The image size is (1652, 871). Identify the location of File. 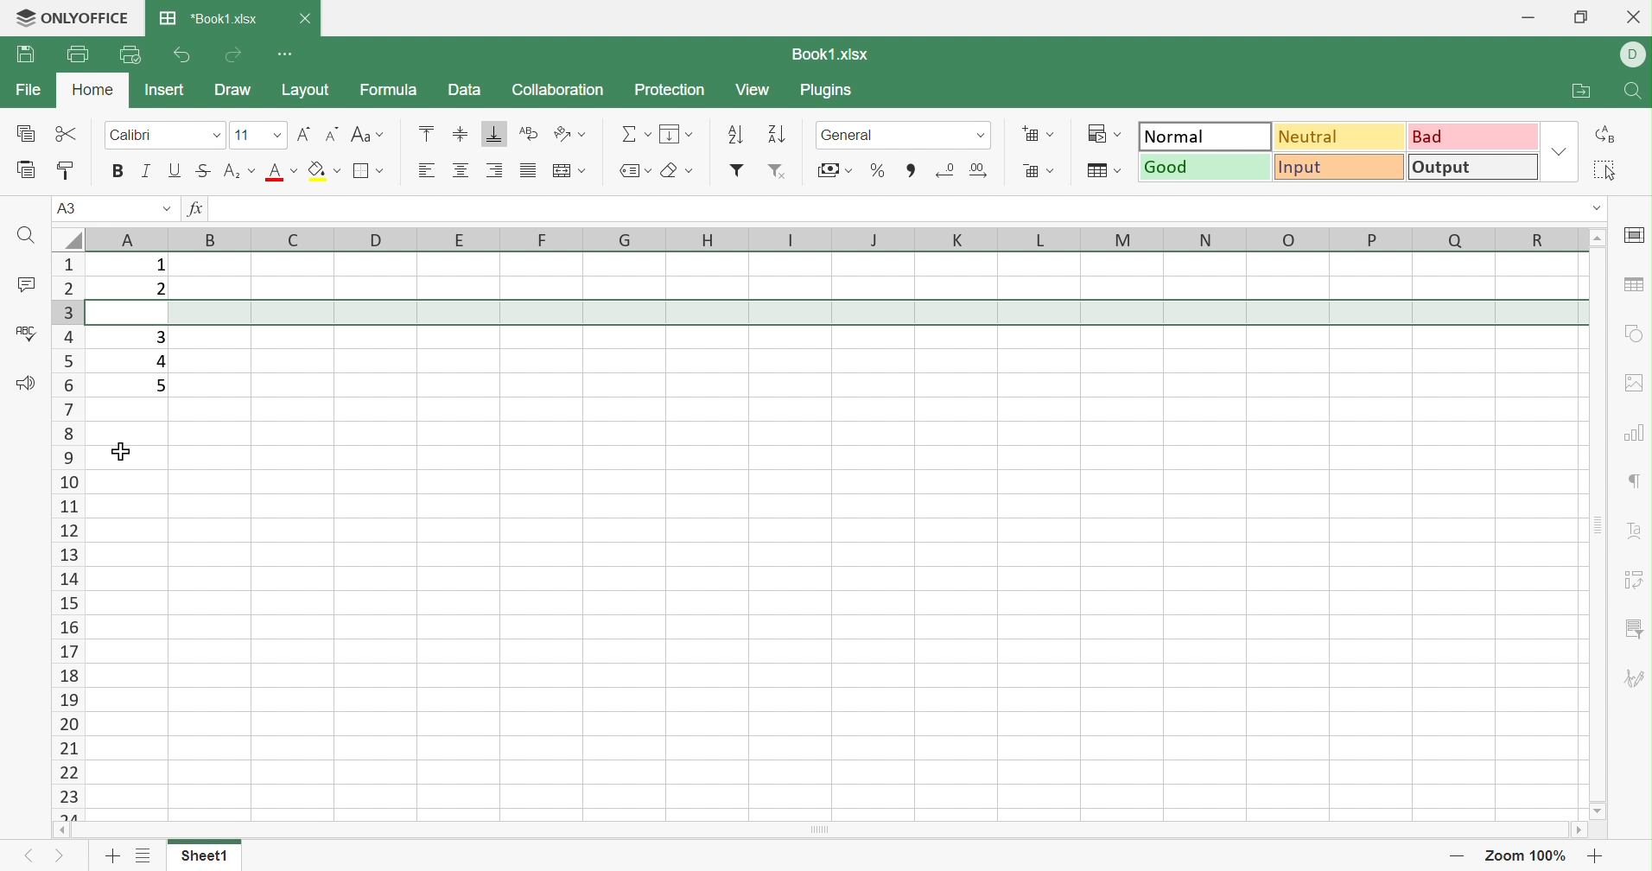
(26, 91).